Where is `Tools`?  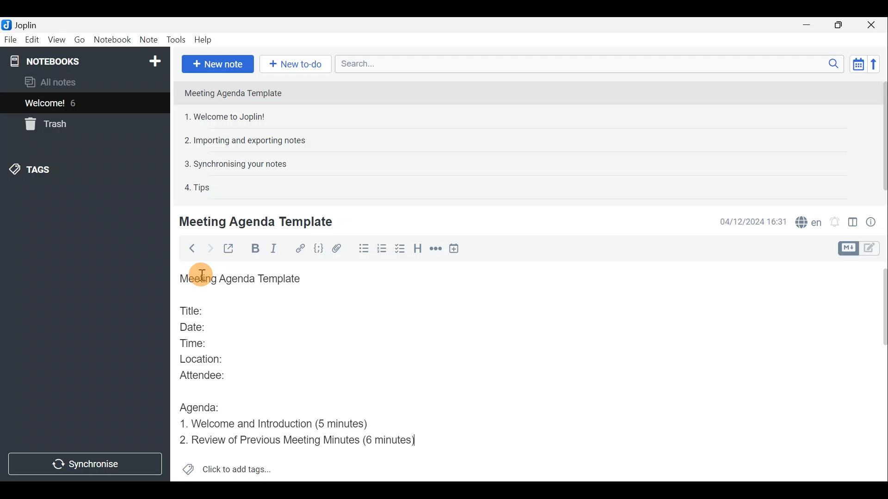
Tools is located at coordinates (175, 38).